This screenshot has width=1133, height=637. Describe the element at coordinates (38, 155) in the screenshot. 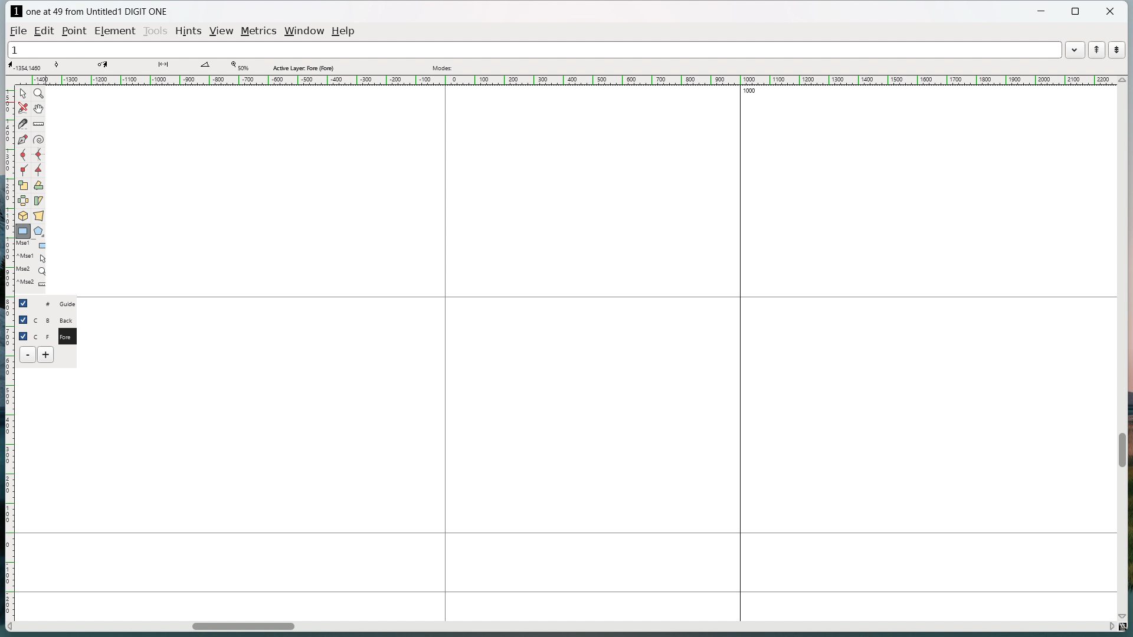

I see `add a curve point always either vertical or horizontal` at that location.